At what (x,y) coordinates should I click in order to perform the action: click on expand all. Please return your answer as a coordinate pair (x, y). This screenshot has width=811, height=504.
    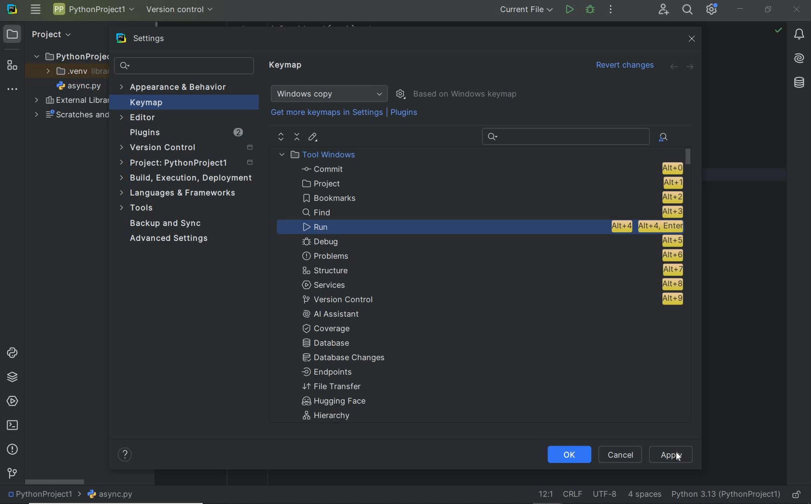
    Looking at the image, I should click on (280, 137).